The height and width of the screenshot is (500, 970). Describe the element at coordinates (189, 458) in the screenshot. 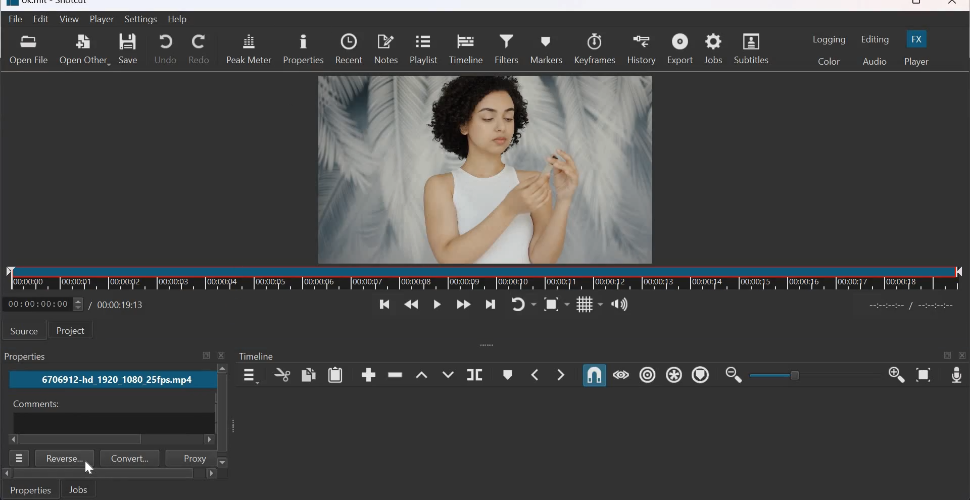

I see `proxy` at that location.